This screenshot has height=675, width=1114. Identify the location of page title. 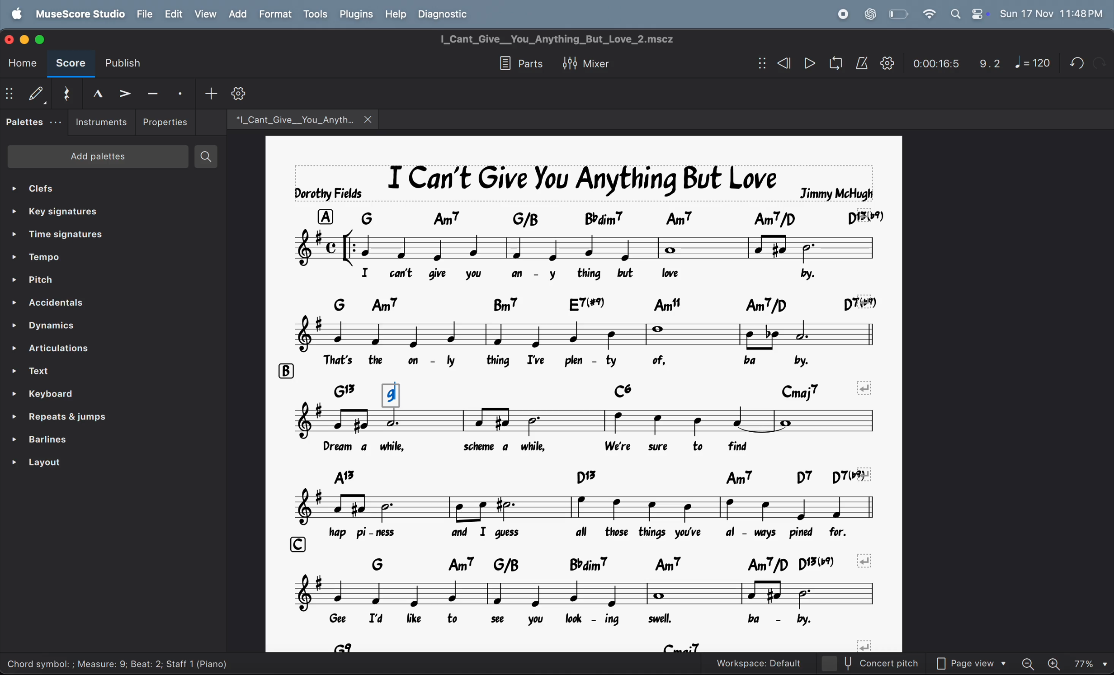
(584, 182).